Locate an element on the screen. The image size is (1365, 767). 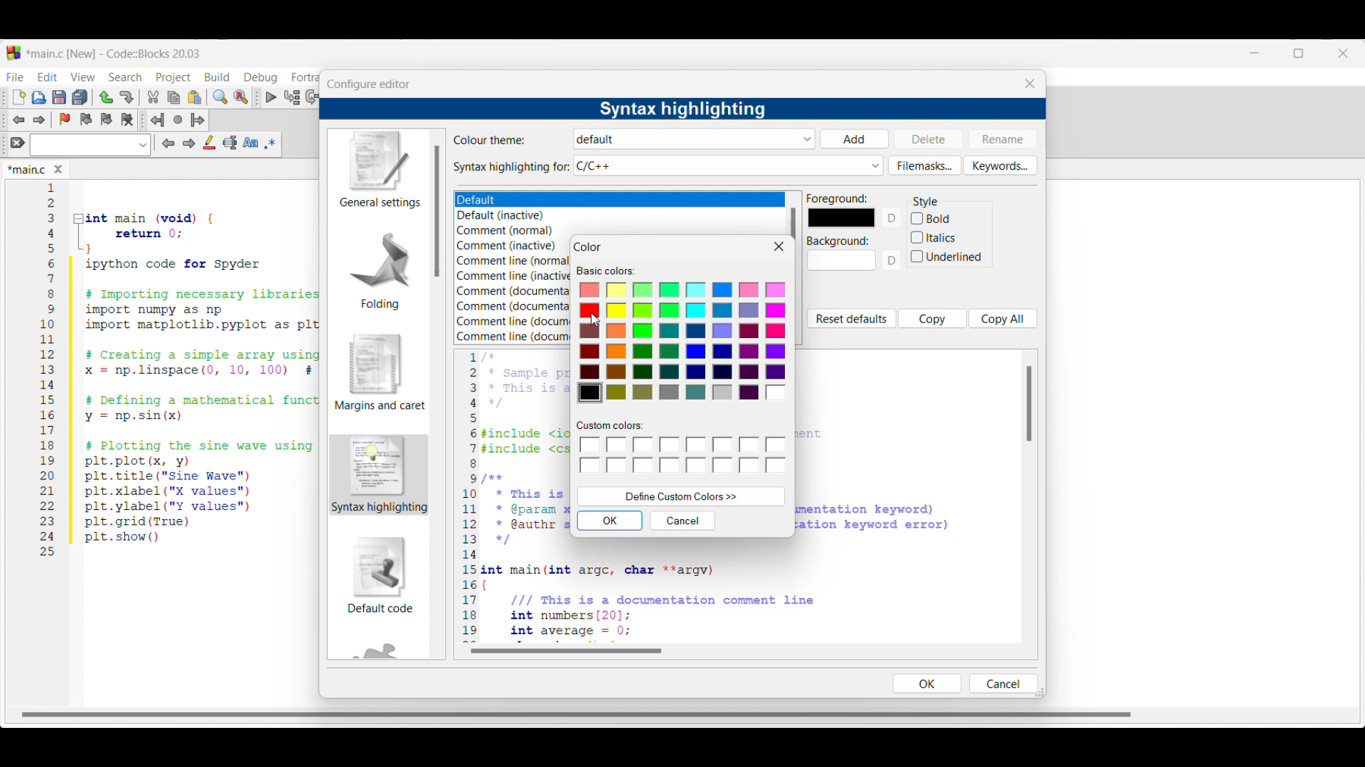
cursor is located at coordinates (596, 322).